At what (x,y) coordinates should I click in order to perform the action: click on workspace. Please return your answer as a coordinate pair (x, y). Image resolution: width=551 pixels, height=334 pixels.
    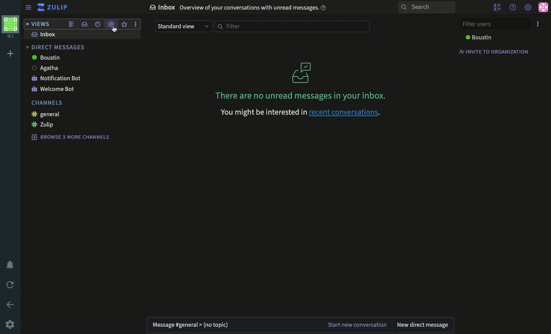
    Looking at the image, I should click on (11, 26).